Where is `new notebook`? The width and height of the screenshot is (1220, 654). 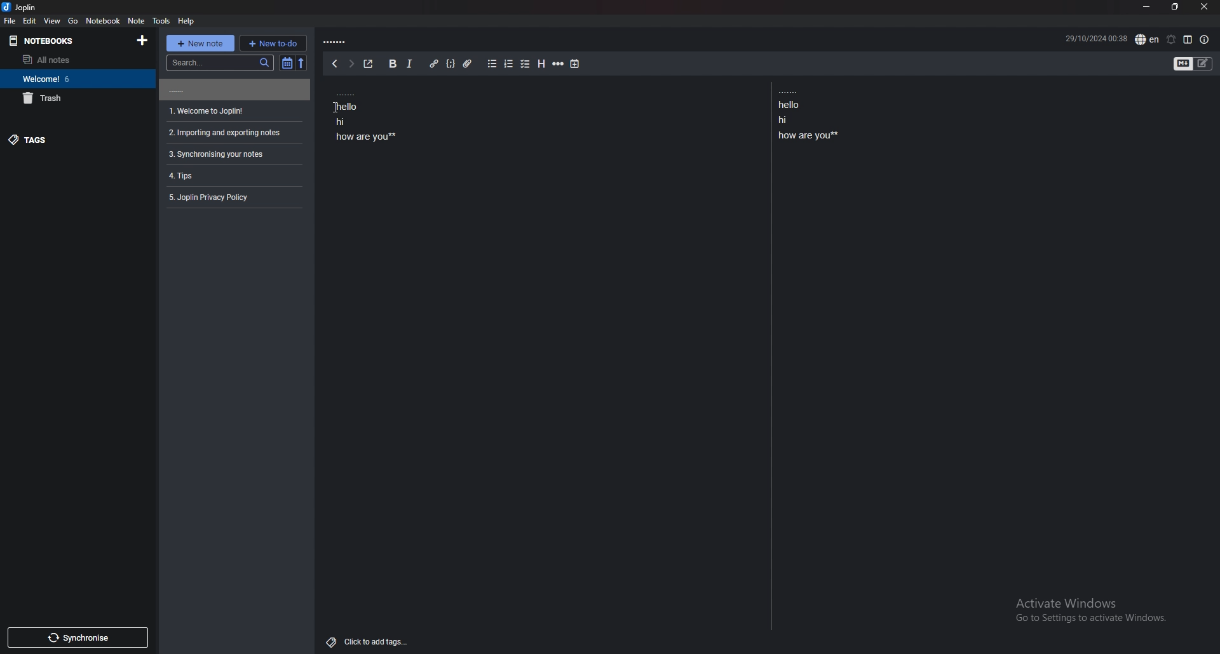 new notebook is located at coordinates (144, 40).